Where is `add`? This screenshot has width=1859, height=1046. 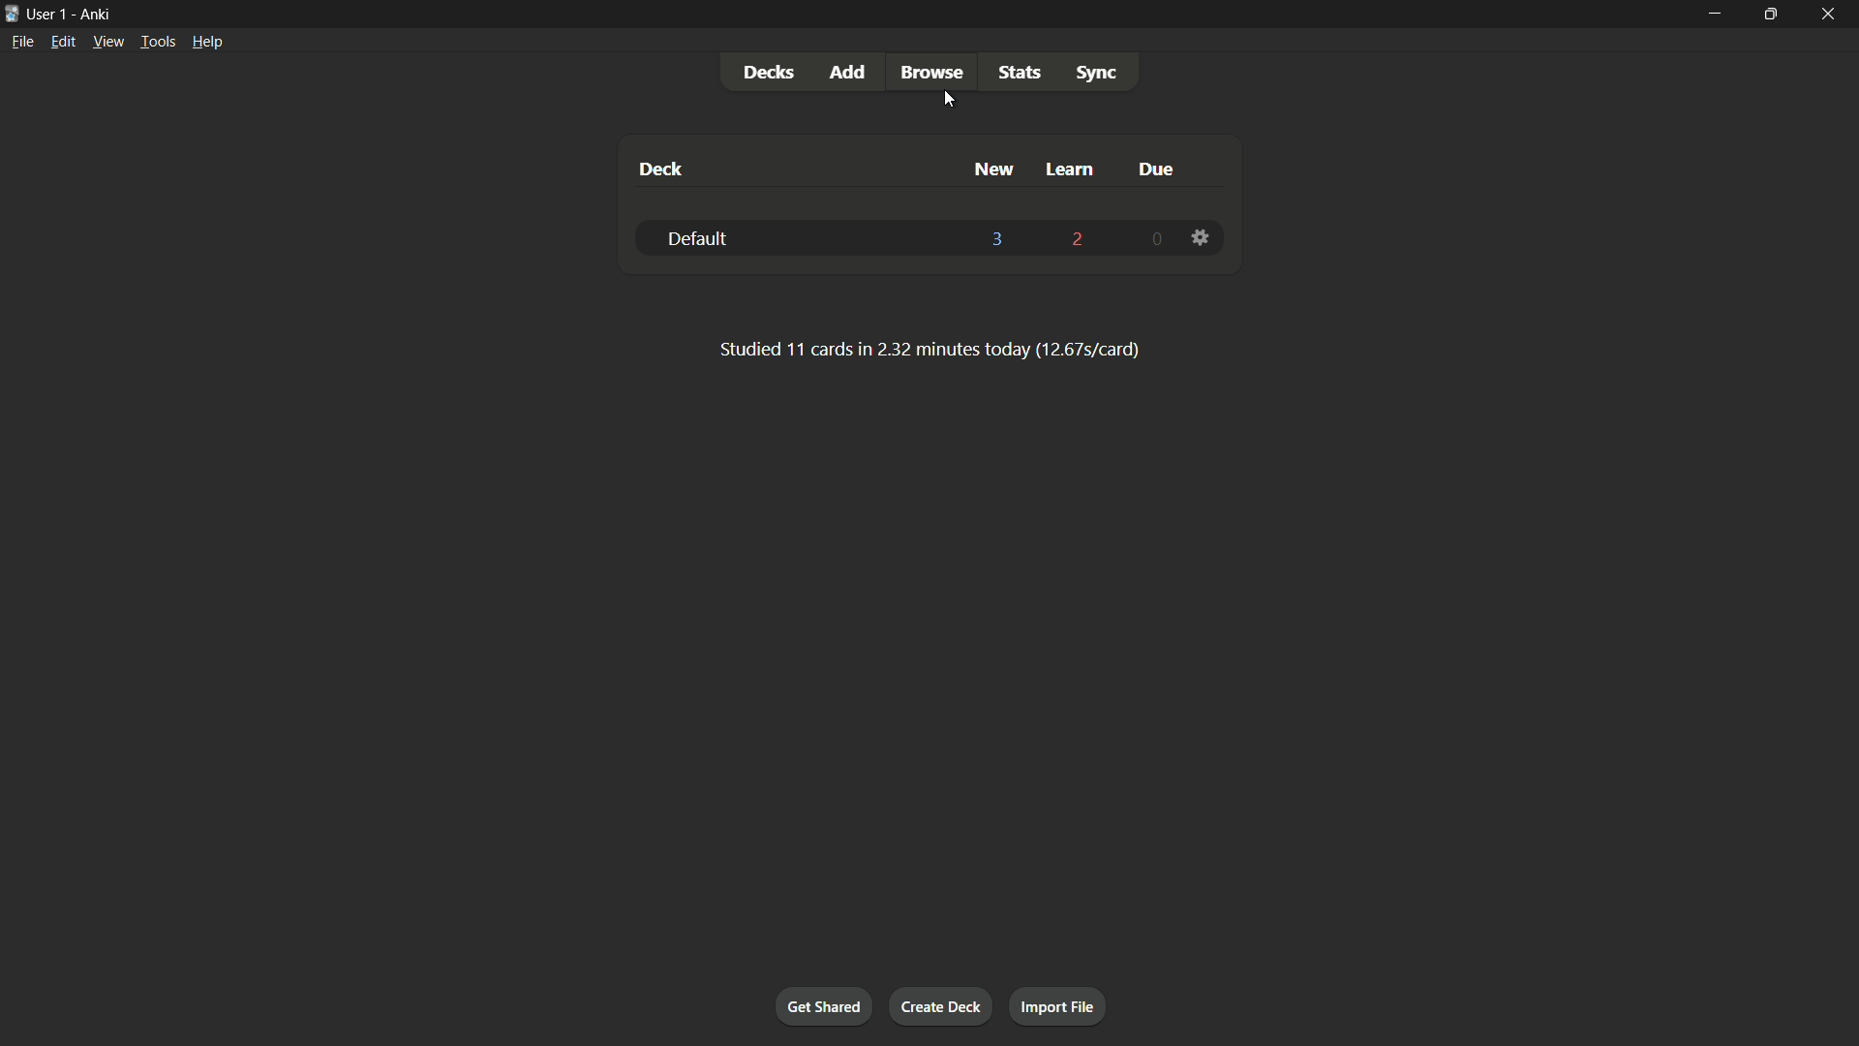 add is located at coordinates (846, 72).